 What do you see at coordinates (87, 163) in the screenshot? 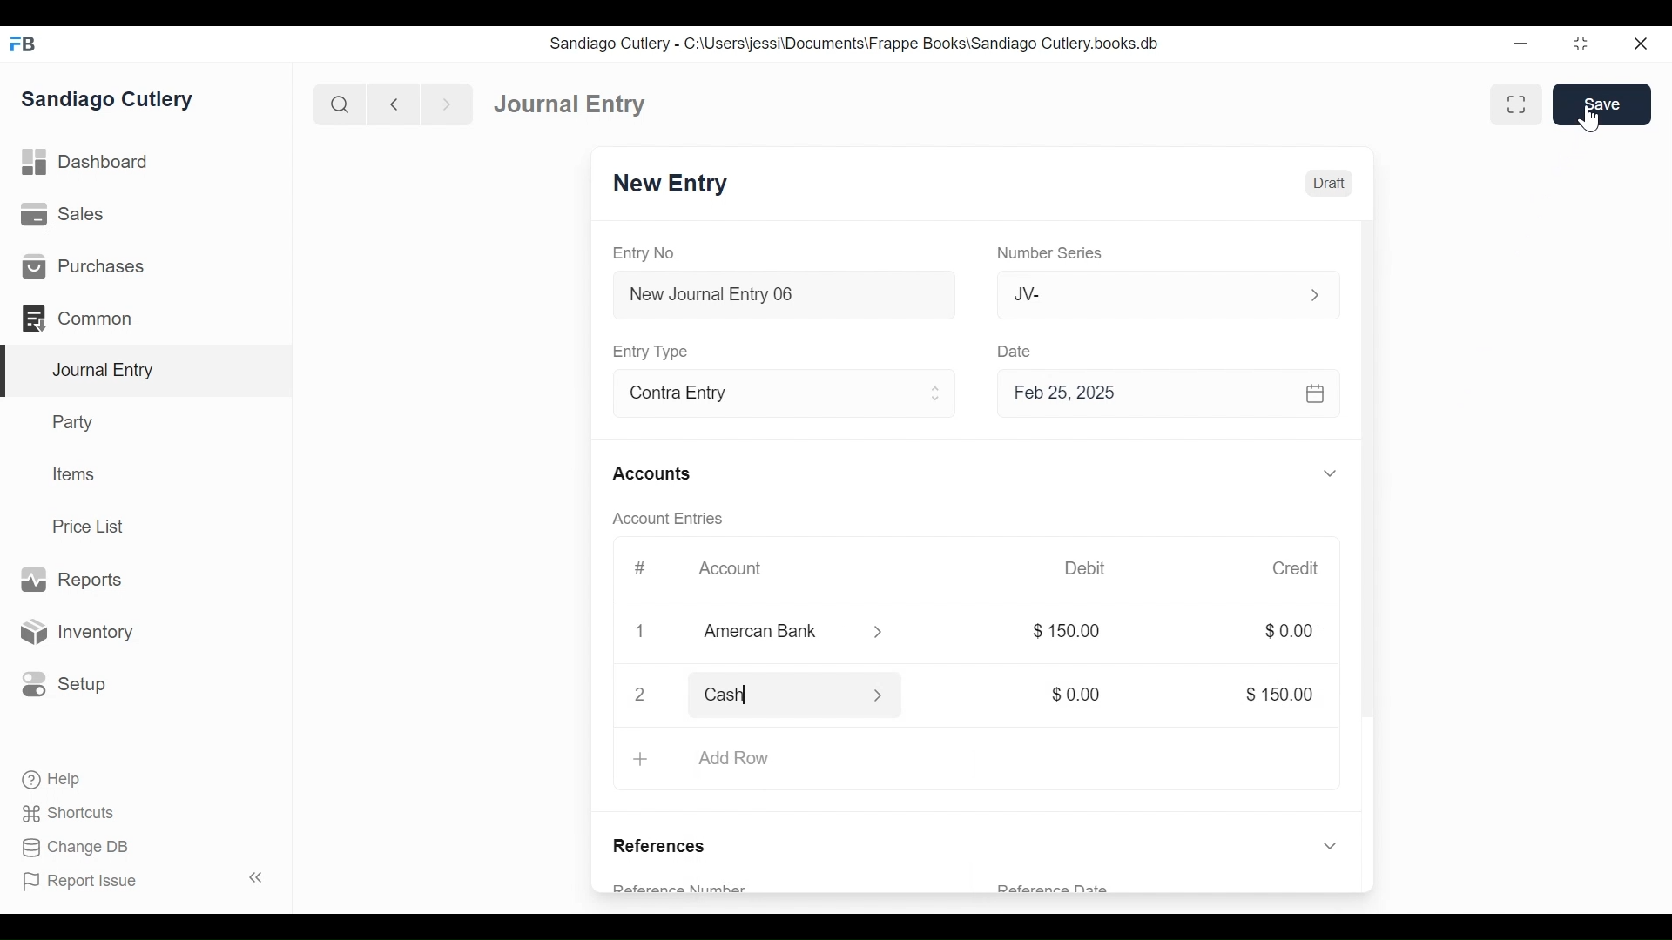
I see `Dashboard` at bounding box center [87, 163].